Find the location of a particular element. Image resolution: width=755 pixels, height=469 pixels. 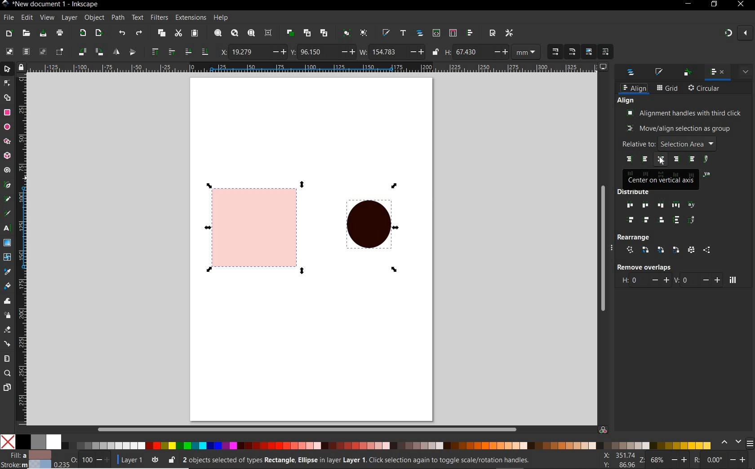

print is located at coordinates (60, 33).